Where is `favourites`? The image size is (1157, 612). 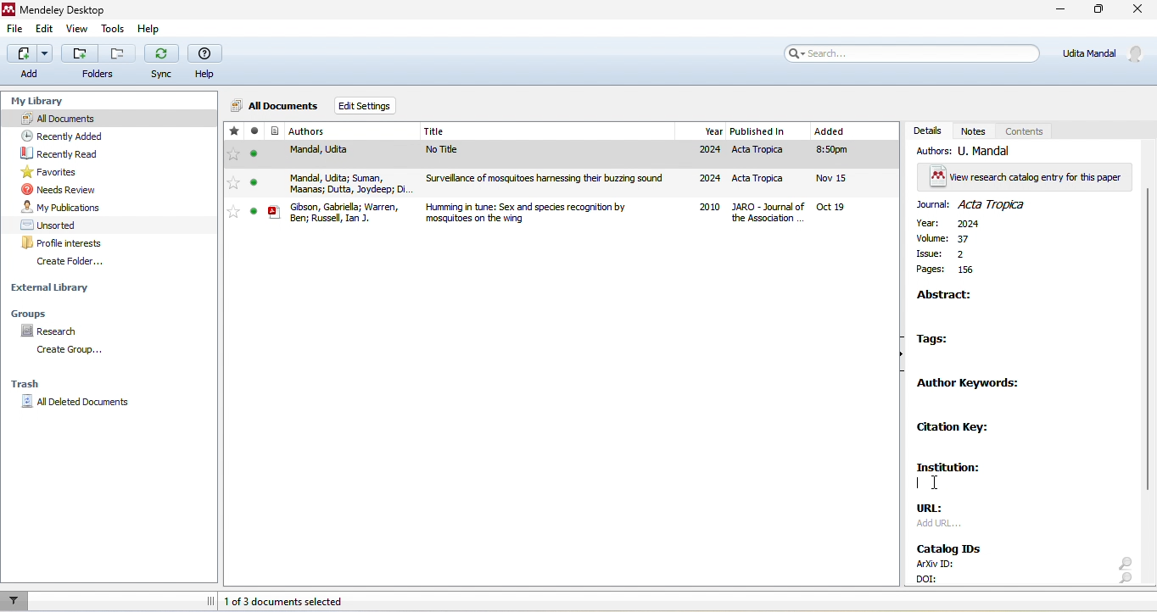 favourites is located at coordinates (55, 172).